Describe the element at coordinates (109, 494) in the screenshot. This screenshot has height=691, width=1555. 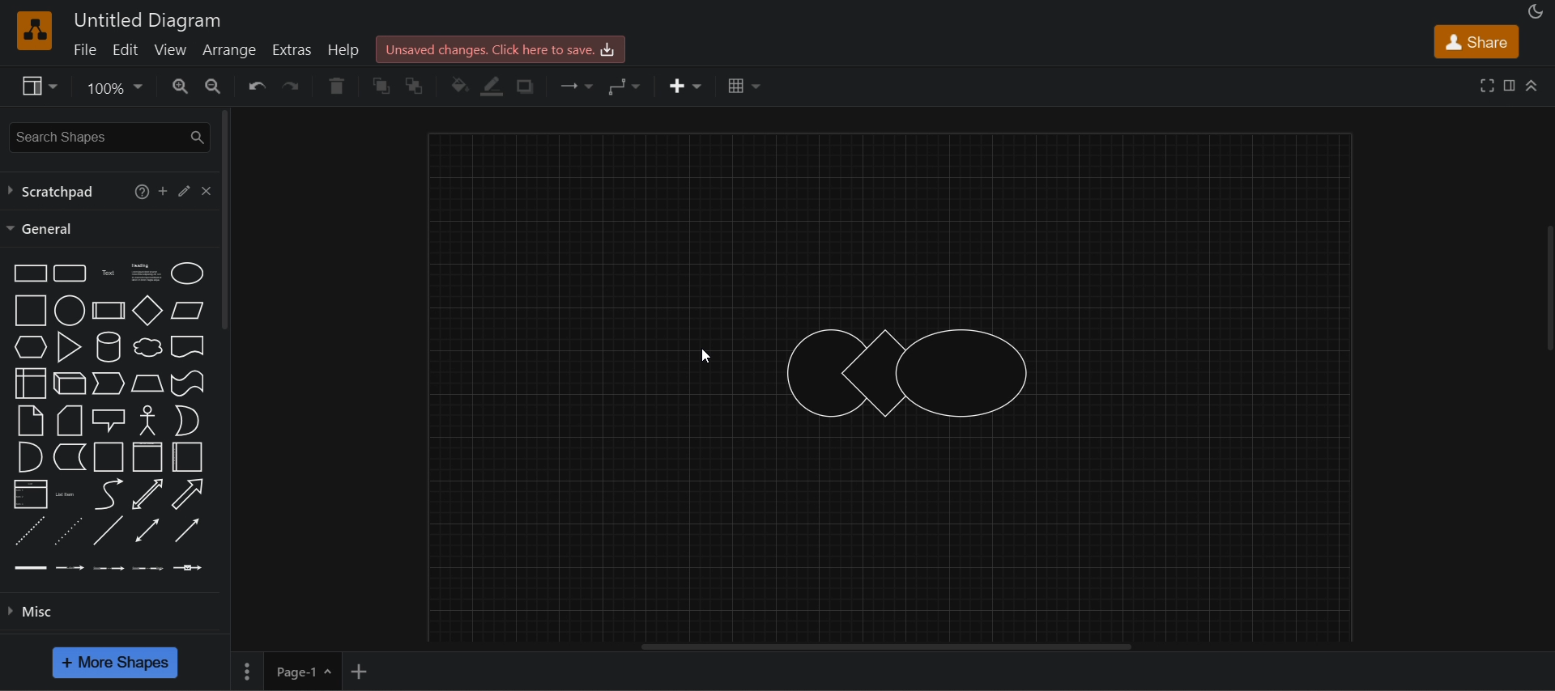
I see `Curve` at that location.